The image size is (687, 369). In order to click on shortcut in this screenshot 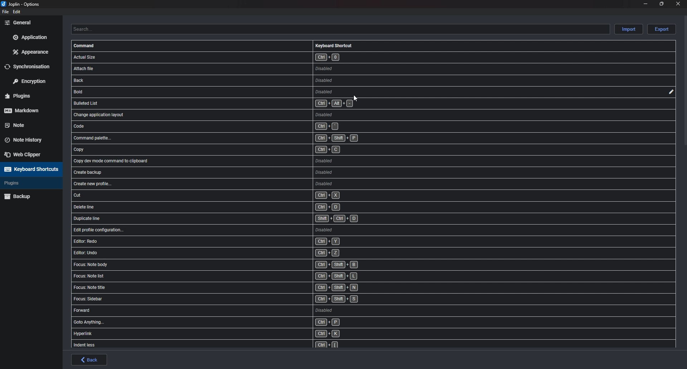, I will do `click(234, 300)`.